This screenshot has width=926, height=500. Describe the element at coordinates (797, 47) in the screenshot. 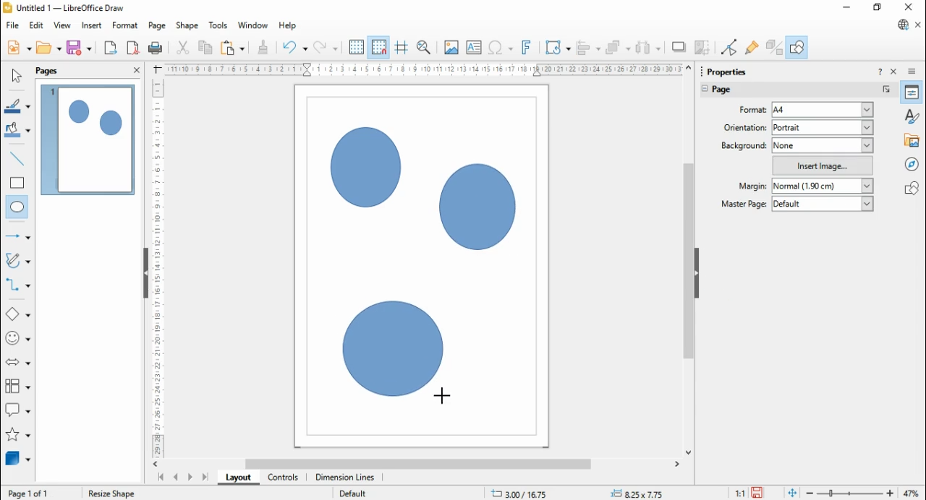

I see `show draw functions` at that location.